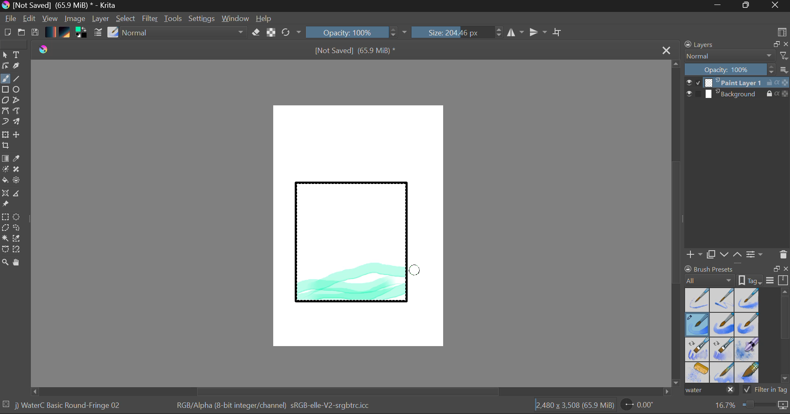  Describe the element at coordinates (264, 19) in the screenshot. I see `Help` at that location.